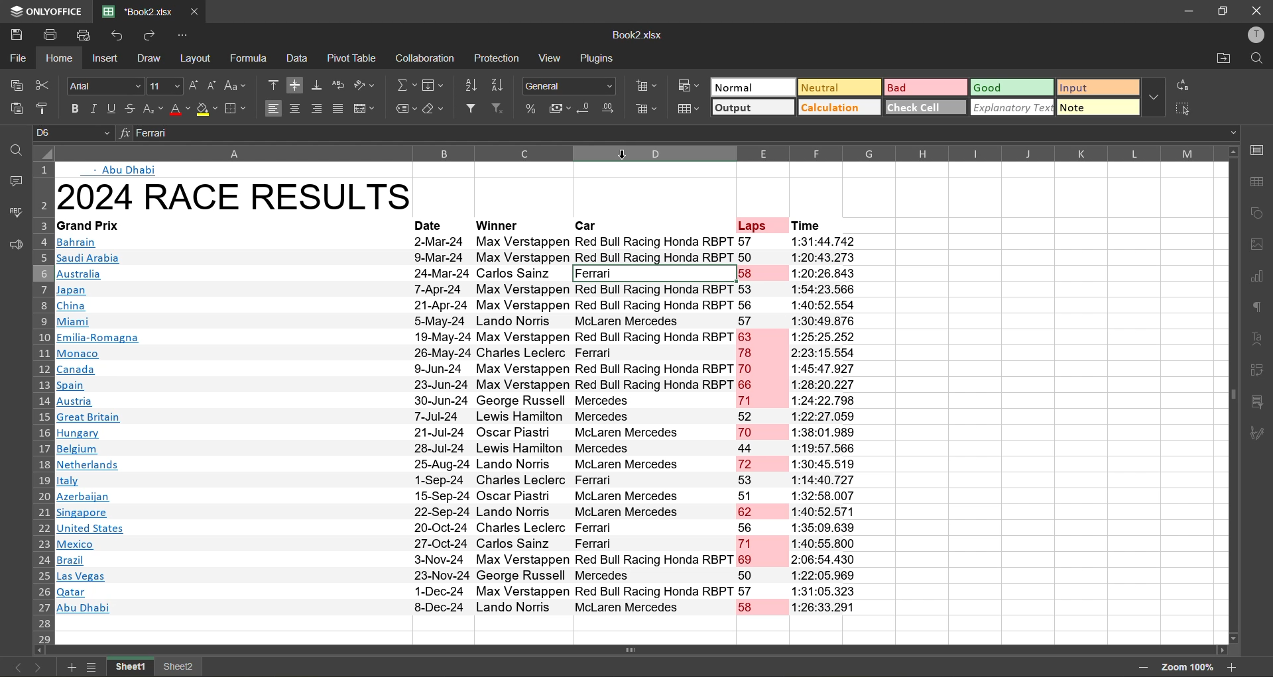  Describe the element at coordinates (1262, 309) in the screenshot. I see `paragraph` at that location.